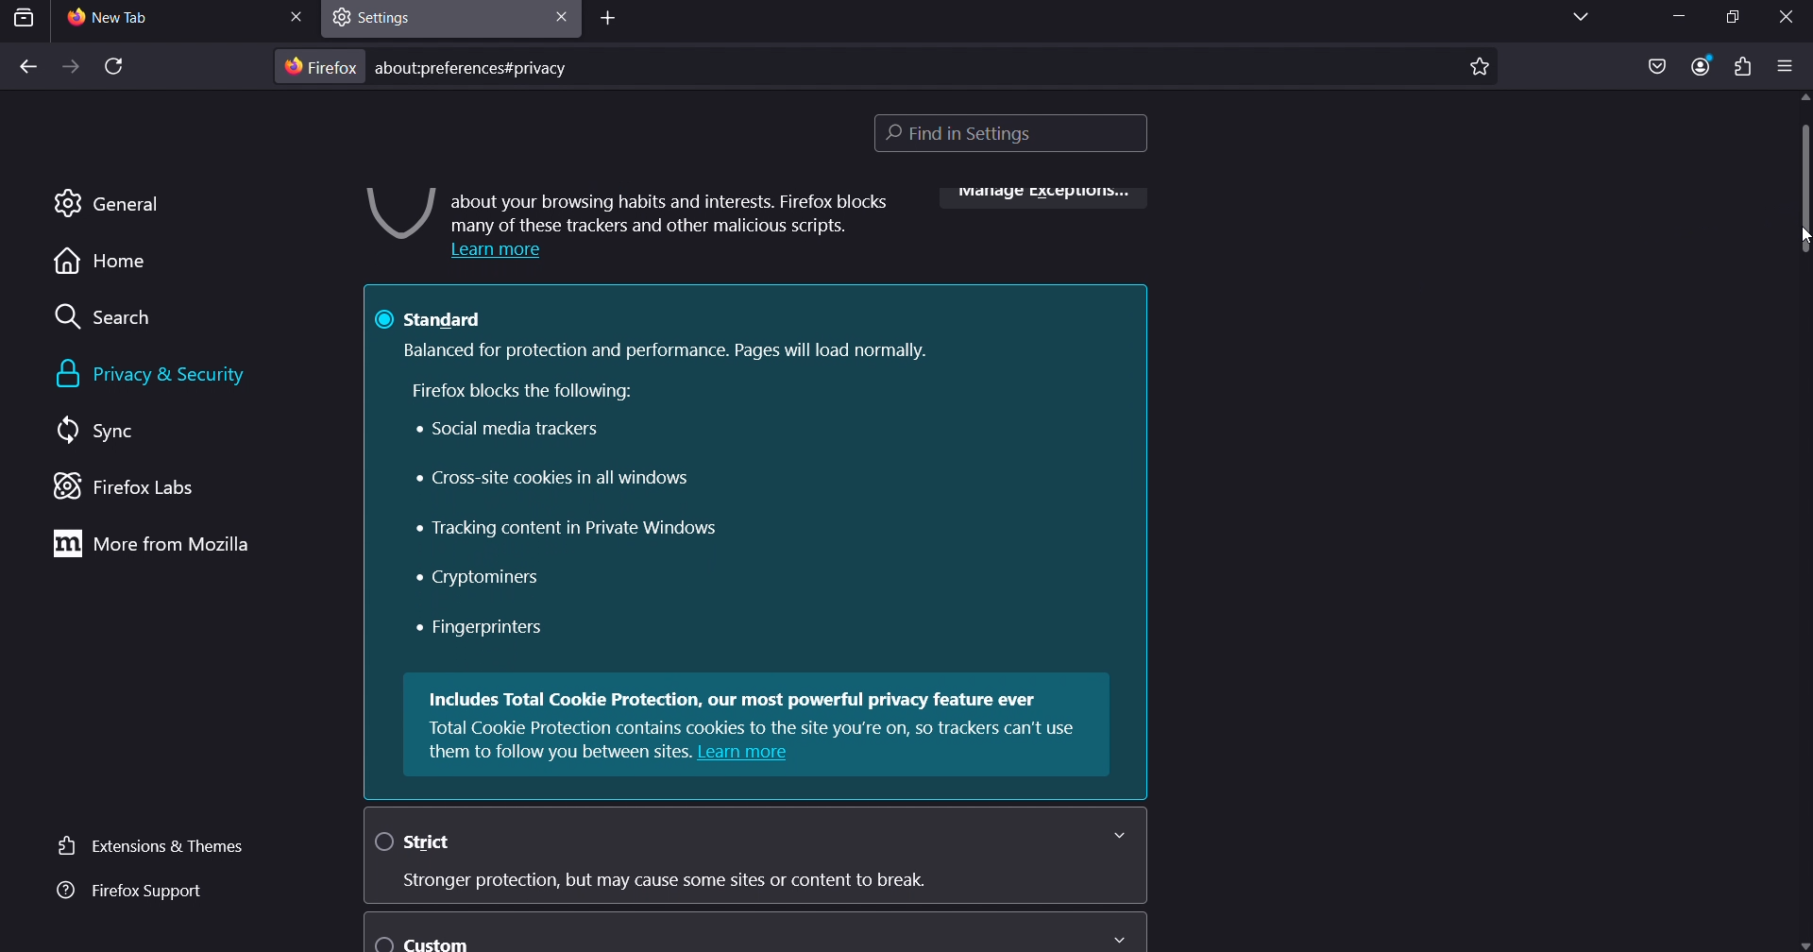 This screenshot has height=952, width=1813. Describe the element at coordinates (318, 64) in the screenshot. I see `firefox` at that location.